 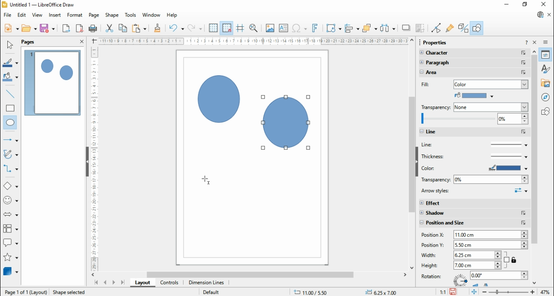 What do you see at coordinates (55, 16) in the screenshot?
I see `insert` at bounding box center [55, 16].